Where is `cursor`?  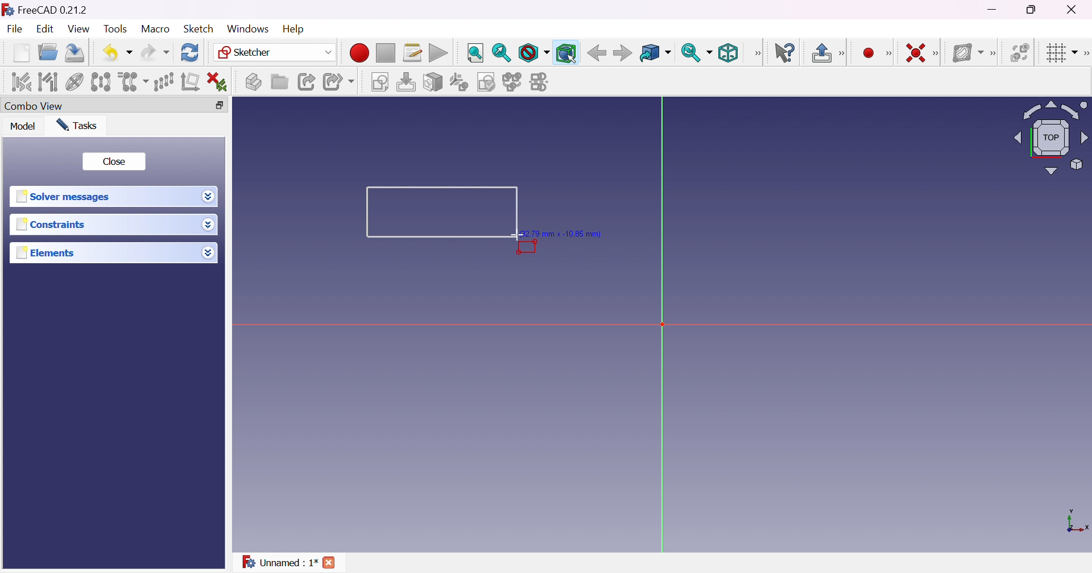 cursor is located at coordinates (518, 236).